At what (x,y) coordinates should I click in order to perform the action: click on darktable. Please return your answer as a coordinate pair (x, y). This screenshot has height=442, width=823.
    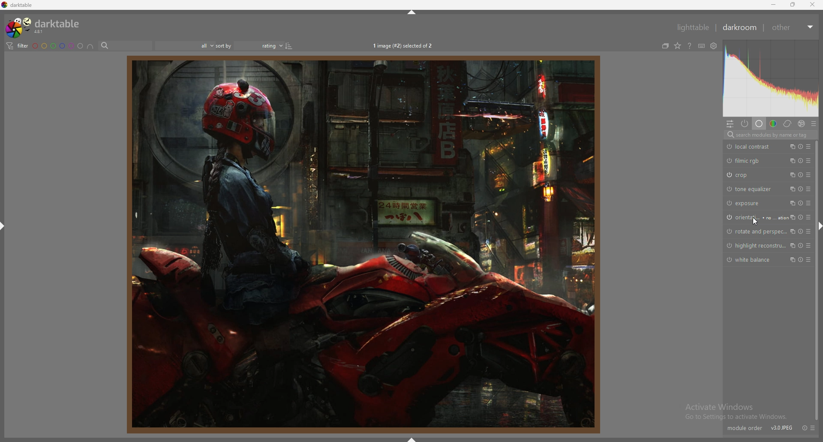
    Looking at the image, I should click on (46, 27).